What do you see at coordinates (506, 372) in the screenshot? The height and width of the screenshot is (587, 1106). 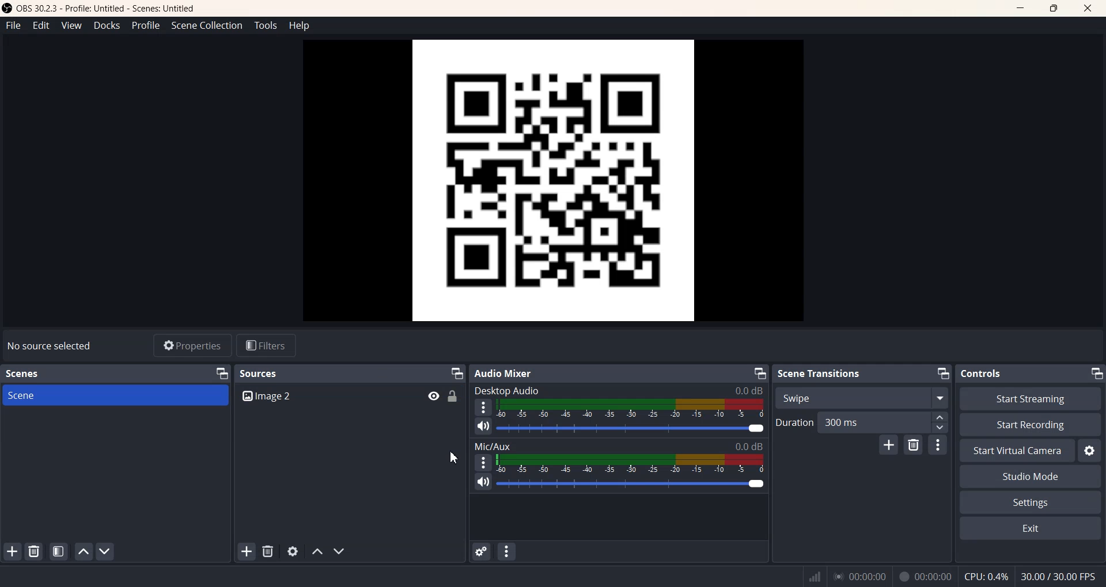 I see `Audio Mixer` at bounding box center [506, 372].